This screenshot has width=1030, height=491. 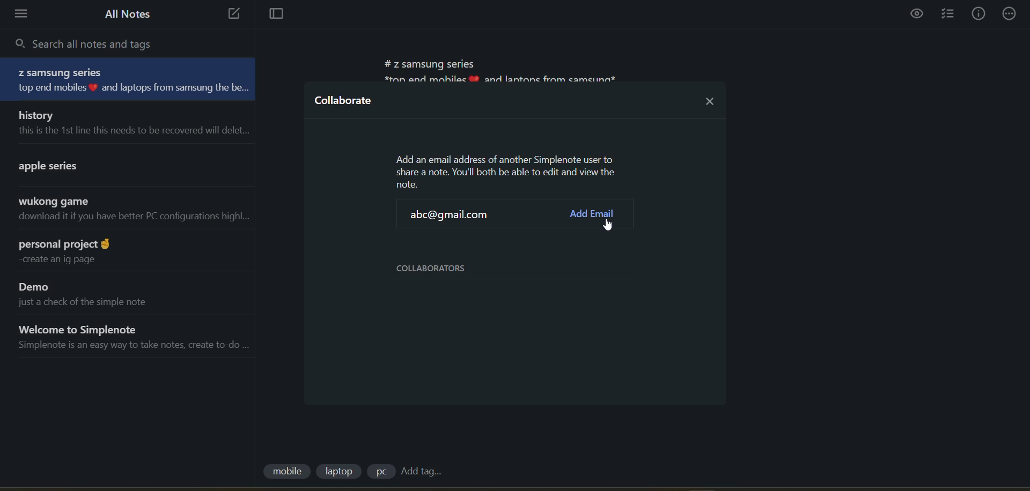 I want to click on toggle focus mode, so click(x=272, y=15).